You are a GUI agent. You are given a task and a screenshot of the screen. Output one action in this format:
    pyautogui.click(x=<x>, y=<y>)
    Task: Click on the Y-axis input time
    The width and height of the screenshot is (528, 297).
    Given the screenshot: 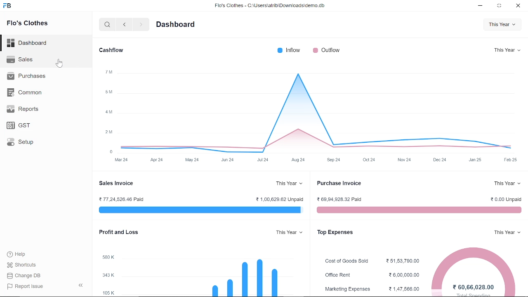 What is the action you would take?
    pyautogui.click(x=313, y=161)
    